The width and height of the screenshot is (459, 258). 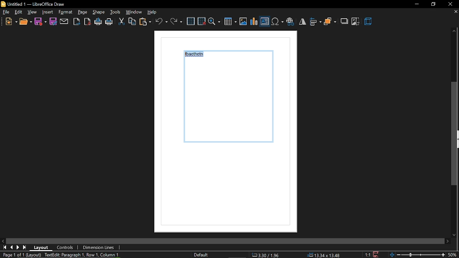 What do you see at coordinates (448, 241) in the screenshot?
I see `move right` at bounding box center [448, 241].